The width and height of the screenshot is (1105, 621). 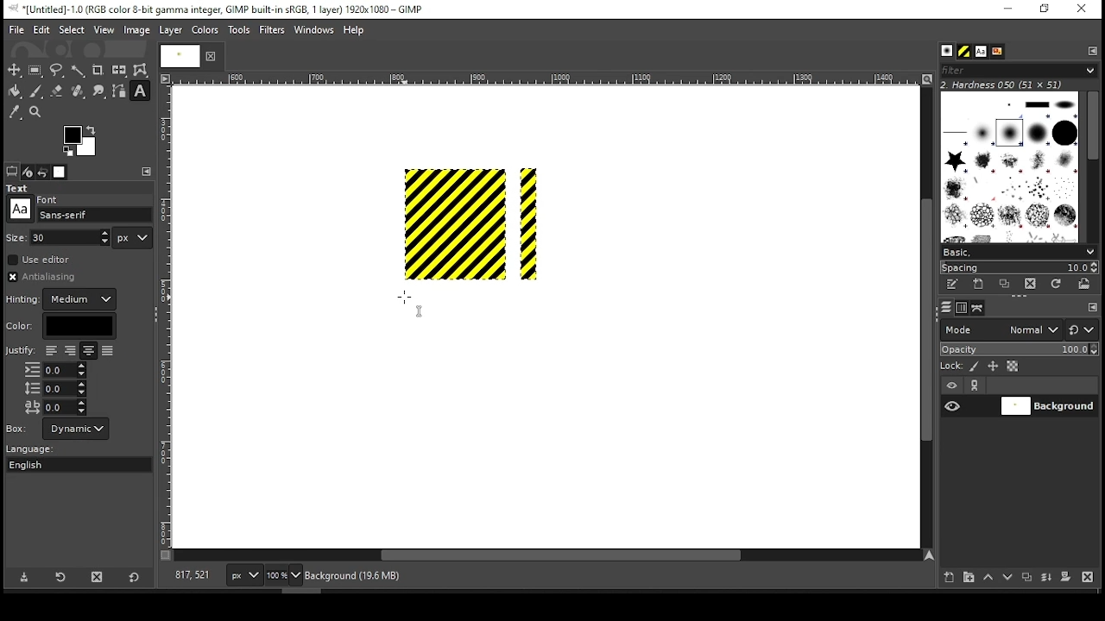 What do you see at coordinates (947, 52) in the screenshot?
I see `brushes` at bounding box center [947, 52].